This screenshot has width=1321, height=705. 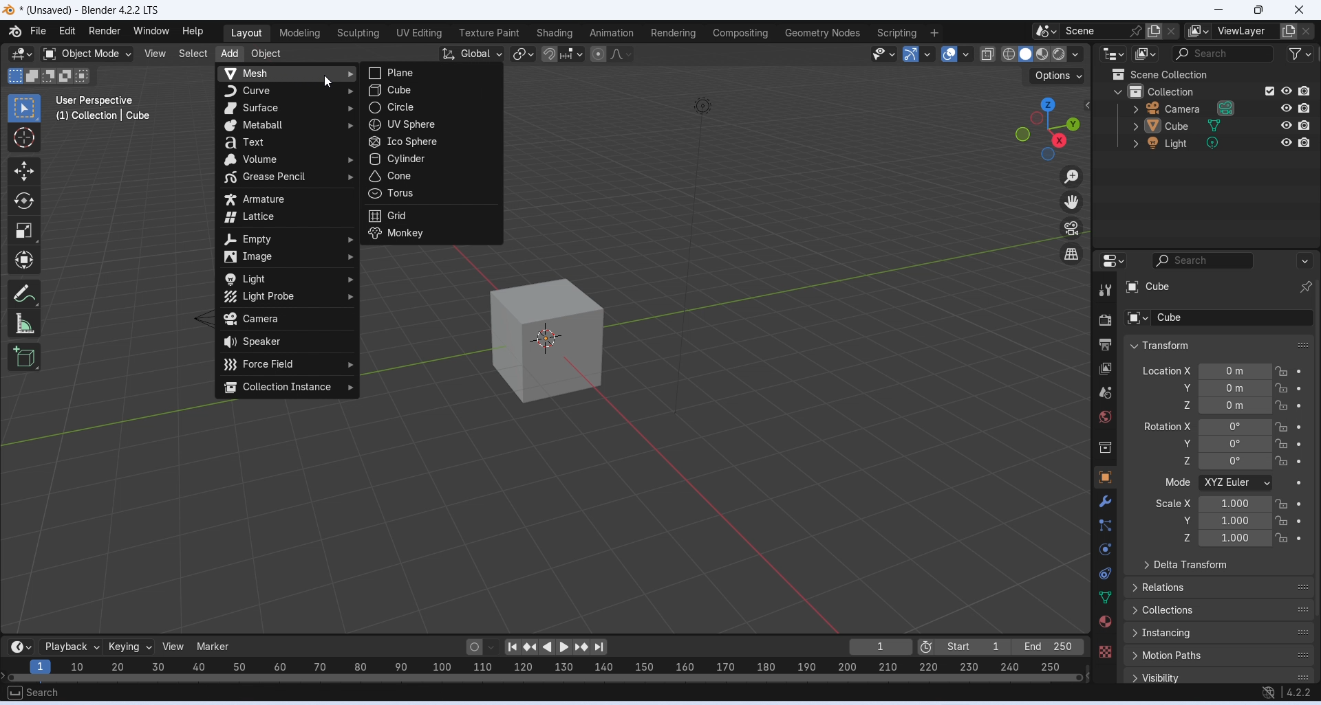 What do you see at coordinates (1183, 405) in the screenshot?
I see `z` at bounding box center [1183, 405].